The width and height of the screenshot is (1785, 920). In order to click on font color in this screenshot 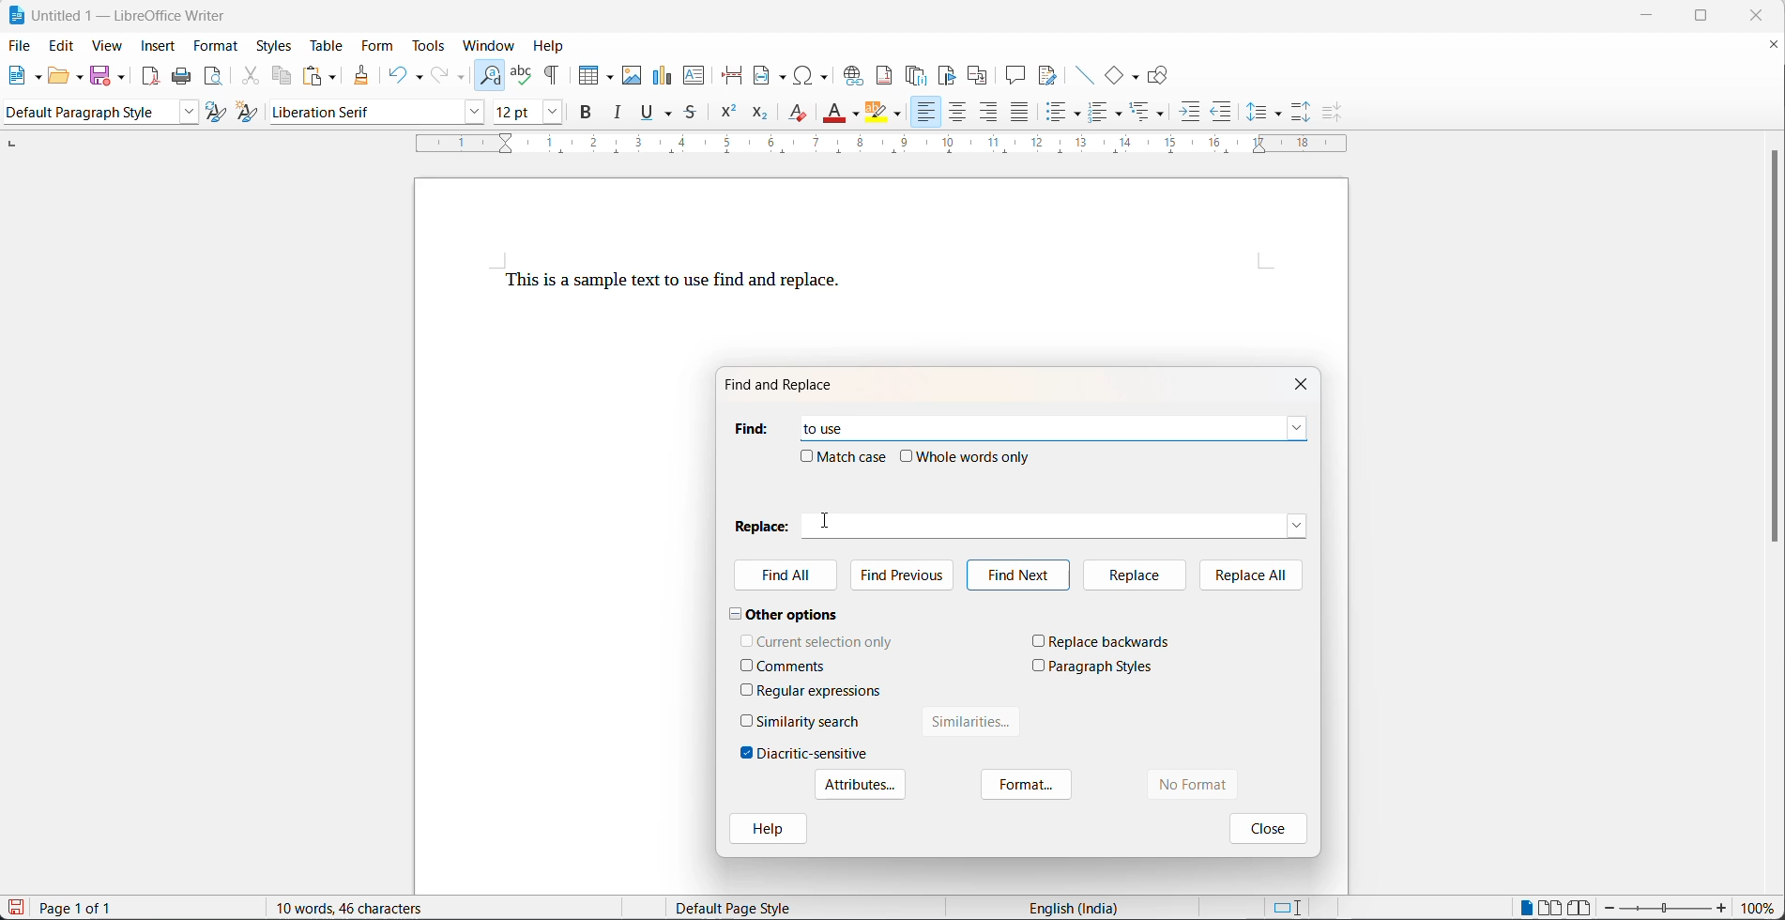, I will do `click(856, 115)`.